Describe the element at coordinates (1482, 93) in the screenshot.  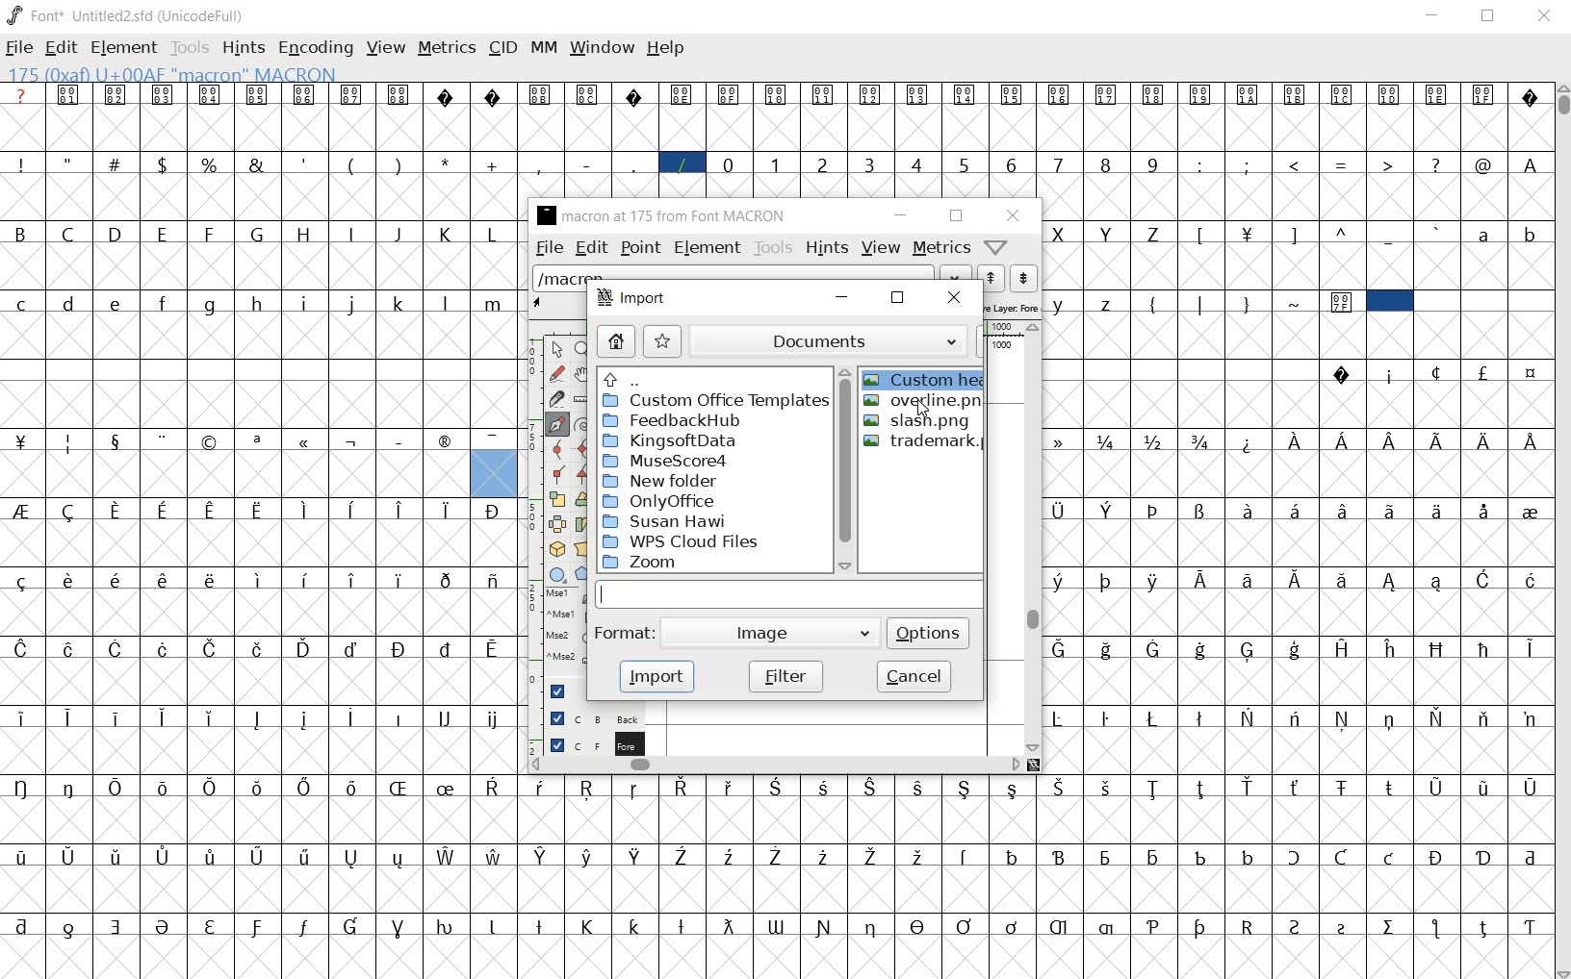
I see `Symbol` at that location.